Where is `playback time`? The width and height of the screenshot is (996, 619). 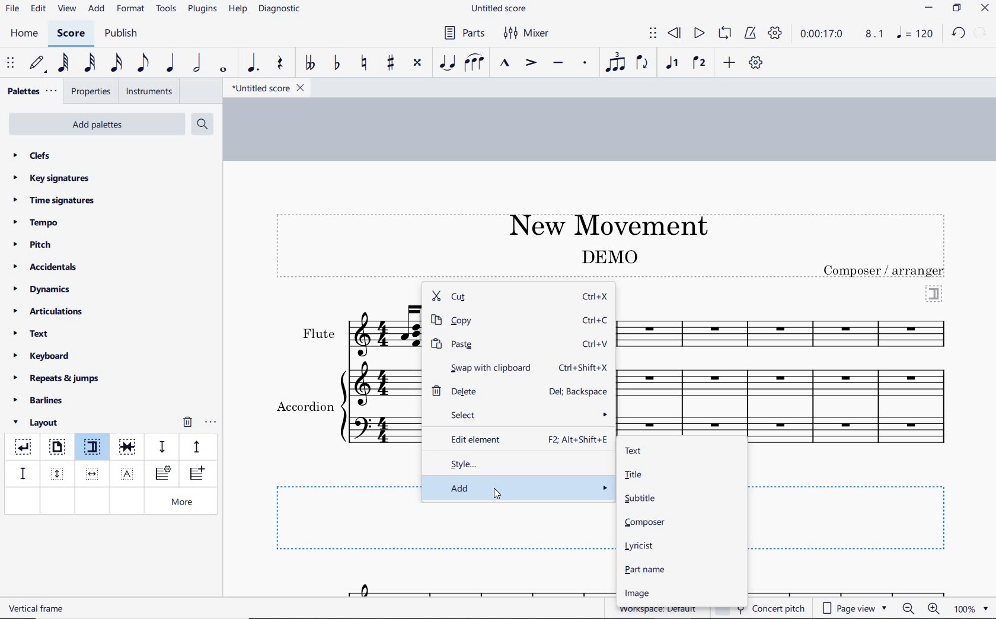 playback time is located at coordinates (822, 34).